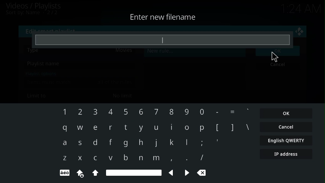  Describe the element at coordinates (110, 157) in the screenshot. I see `v` at that location.